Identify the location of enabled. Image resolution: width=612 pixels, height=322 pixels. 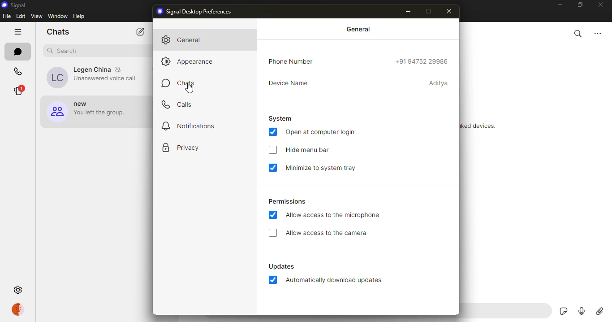
(273, 215).